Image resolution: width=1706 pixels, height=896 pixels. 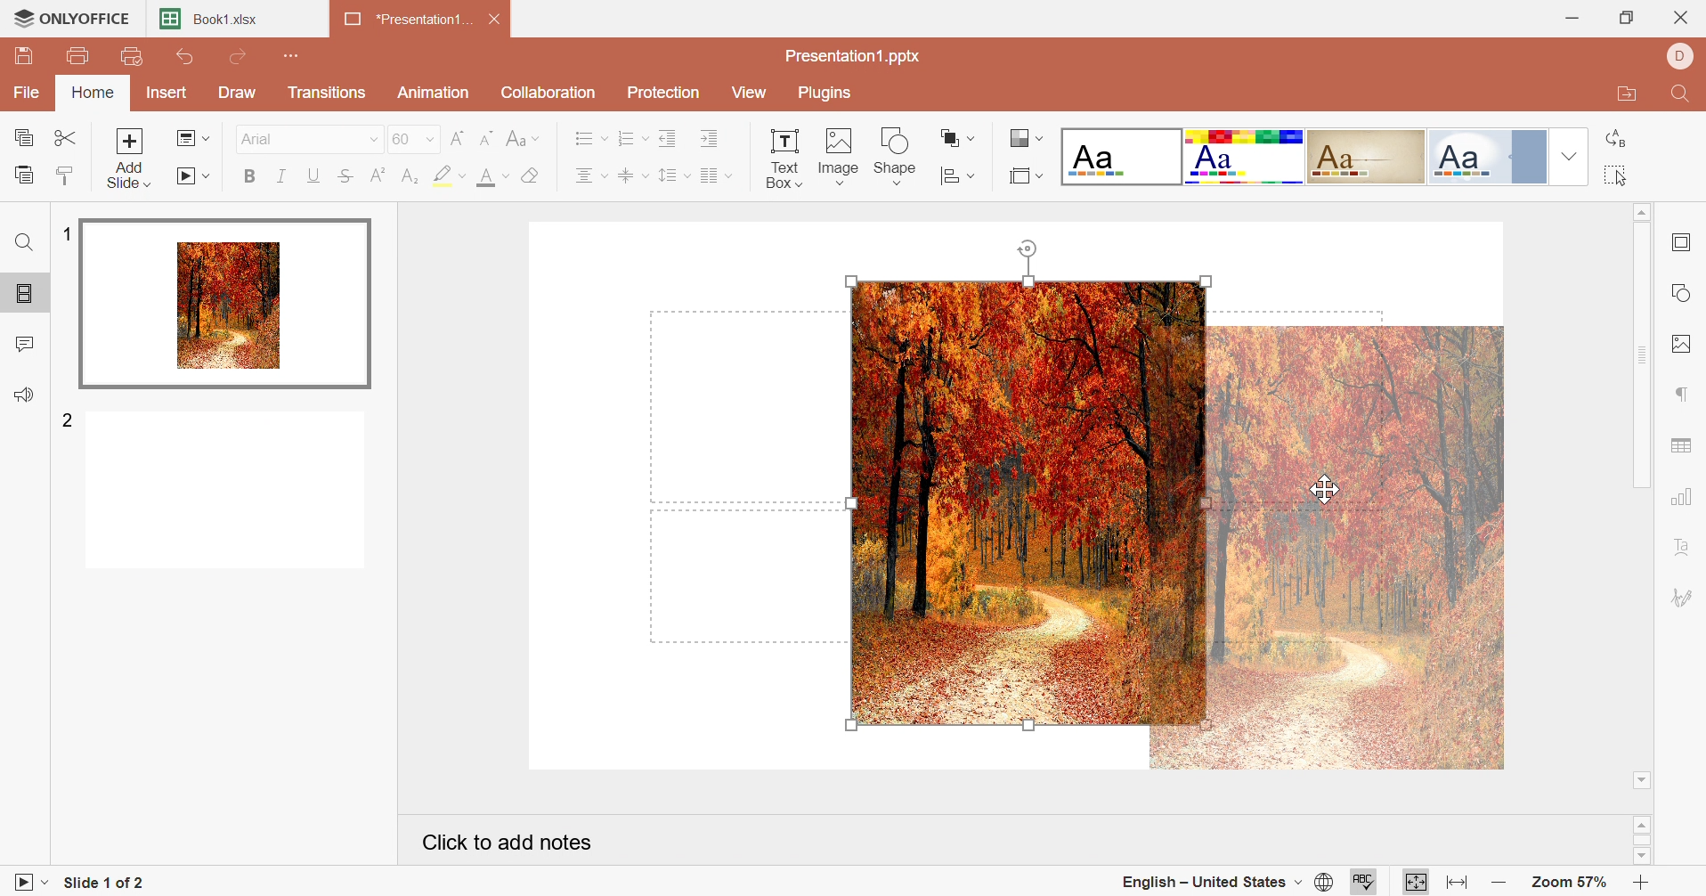 What do you see at coordinates (1487, 157) in the screenshot?
I see `Official` at bounding box center [1487, 157].